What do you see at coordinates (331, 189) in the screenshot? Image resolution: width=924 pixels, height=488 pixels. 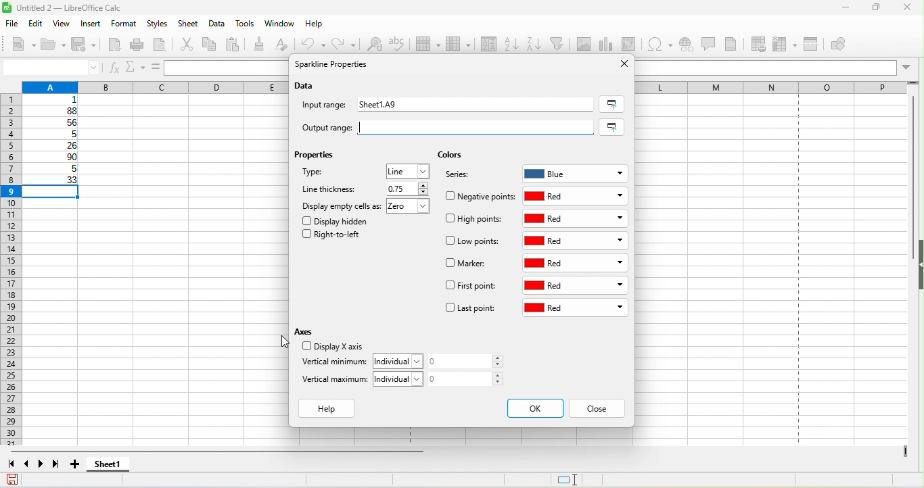 I see `line thickness` at bounding box center [331, 189].